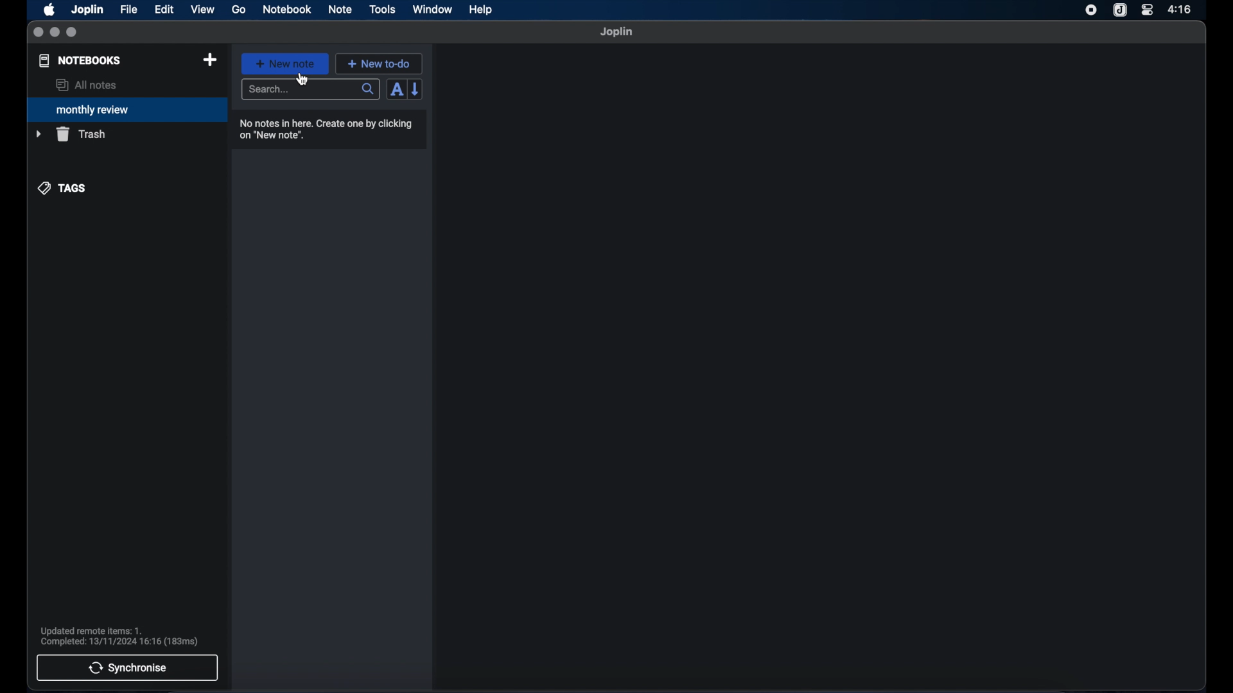 The height and width of the screenshot is (693, 1233). What do you see at coordinates (616, 31) in the screenshot?
I see `joplin` at bounding box center [616, 31].